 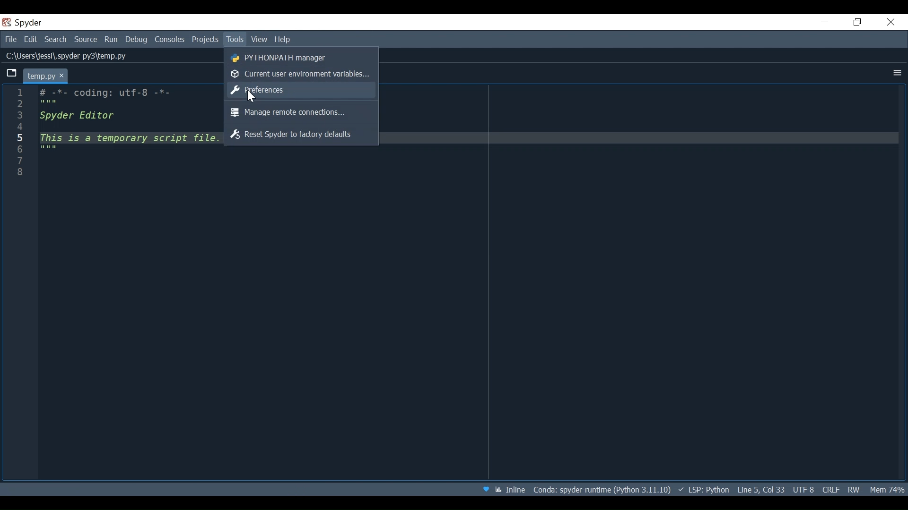 What do you see at coordinates (46, 75) in the screenshot?
I see `Current tab` at bounding box center [46, 75].